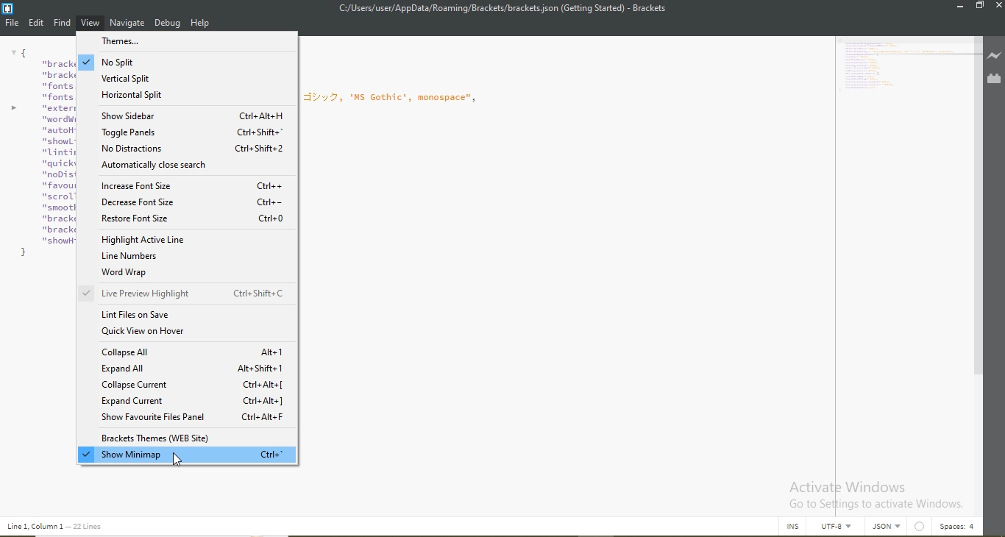 The image size is (1005, 537). What do you see at coordinates (90, 24) in the screenshot?
I see `View` at bounding box center [90, 24].